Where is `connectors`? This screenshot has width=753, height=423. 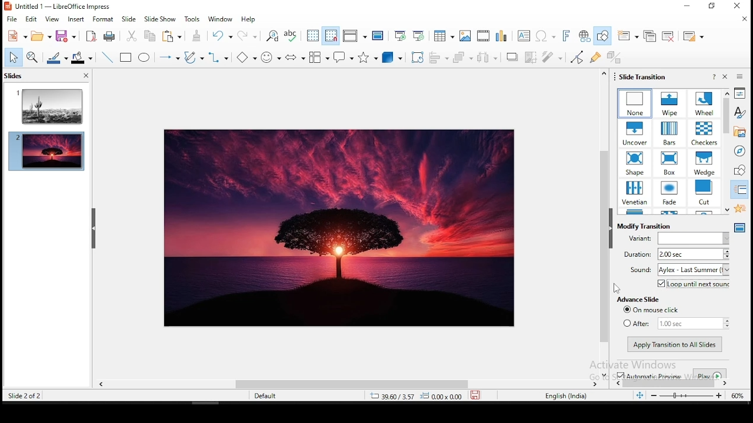
connectors is located at coordinates (219, 58).